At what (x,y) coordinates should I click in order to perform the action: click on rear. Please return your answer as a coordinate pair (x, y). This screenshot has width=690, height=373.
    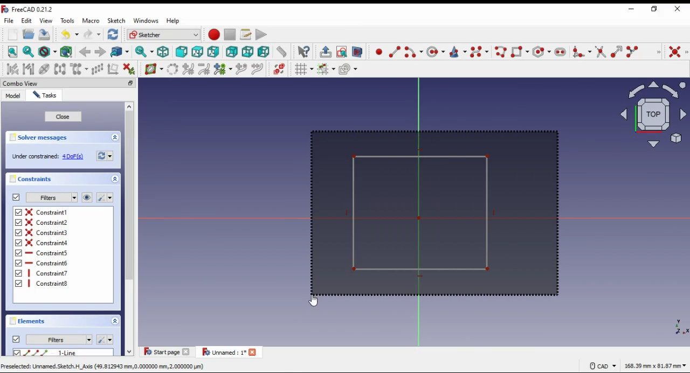
    Looking at the image, I should click on (232, 52).